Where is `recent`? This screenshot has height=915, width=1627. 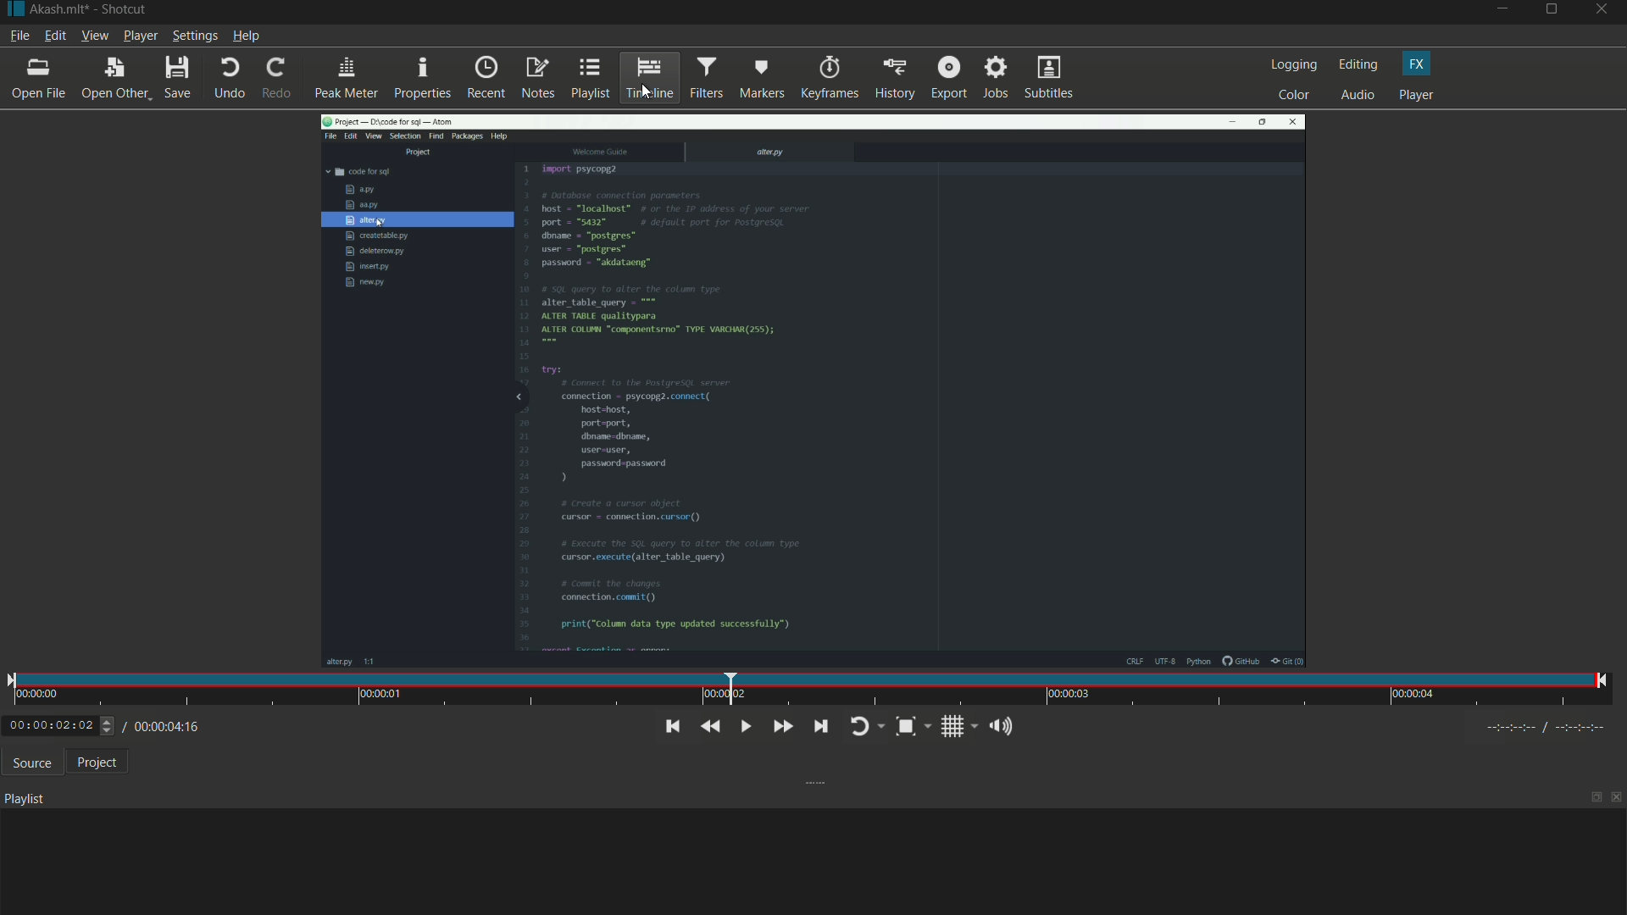
recent is located at coordinates (485, 79).